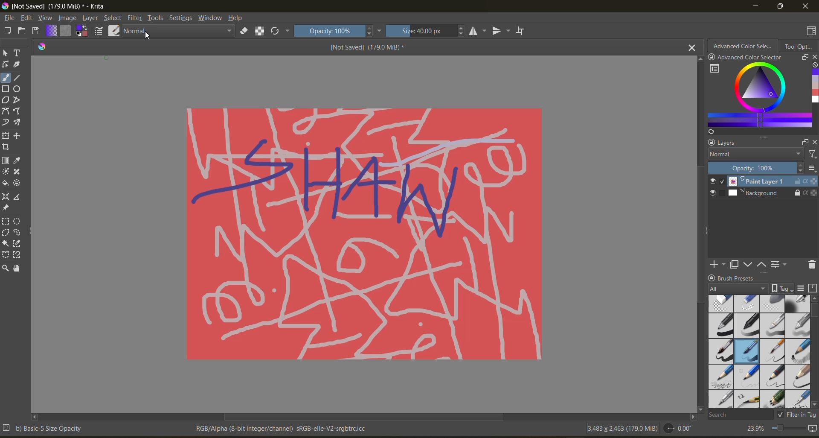 The image size is (819, 438). What do you see at coordinates (6, 89) in the screenshot?
I see `rectangle tool` at bounding box center [6, 89].